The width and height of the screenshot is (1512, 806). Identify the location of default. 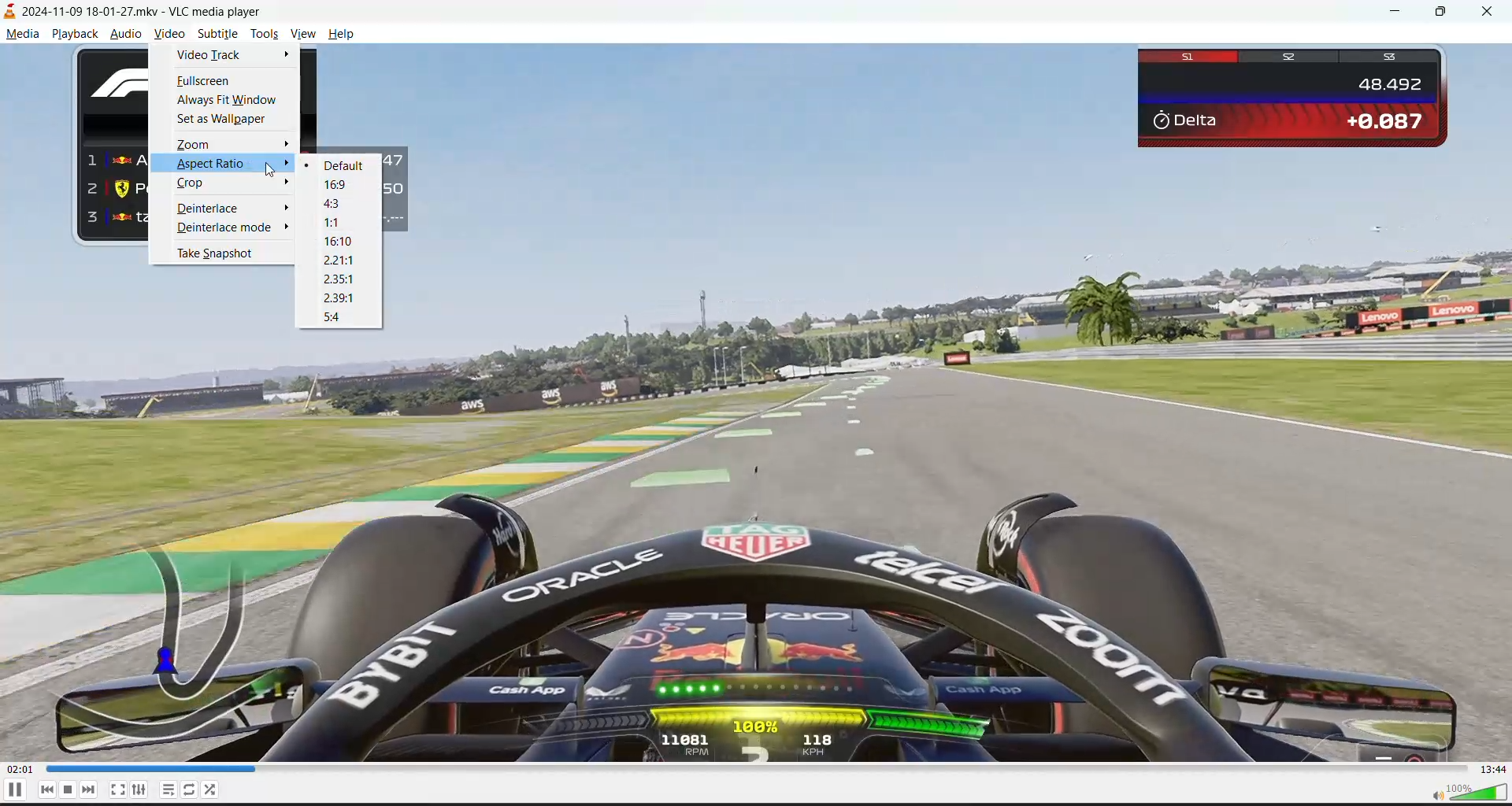
(343, 165).